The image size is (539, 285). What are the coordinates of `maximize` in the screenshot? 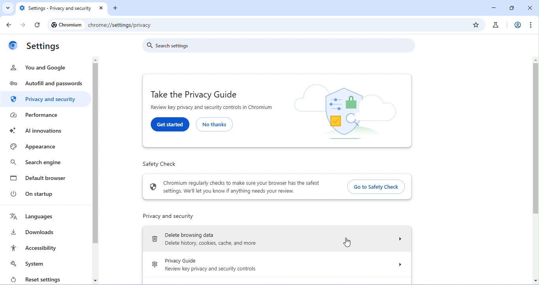 It's located at (512, 8).